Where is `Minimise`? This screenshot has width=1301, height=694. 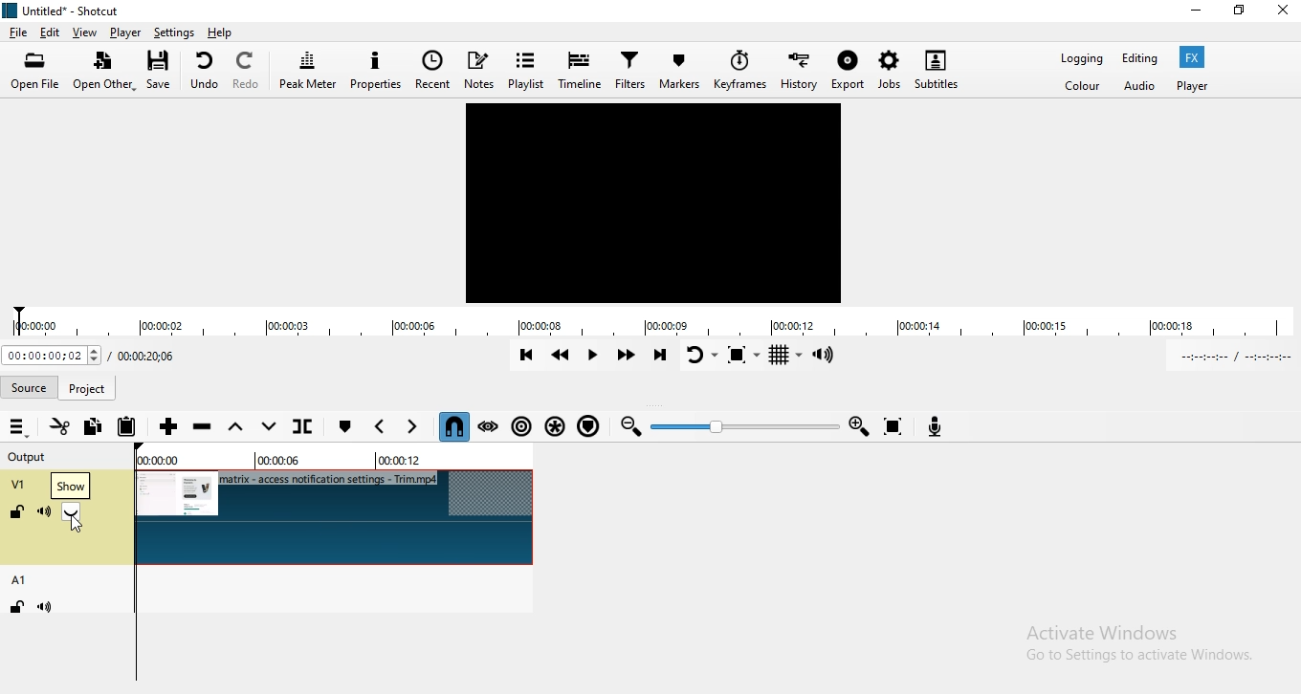 Minimise is located at coordinates (1192, 11).